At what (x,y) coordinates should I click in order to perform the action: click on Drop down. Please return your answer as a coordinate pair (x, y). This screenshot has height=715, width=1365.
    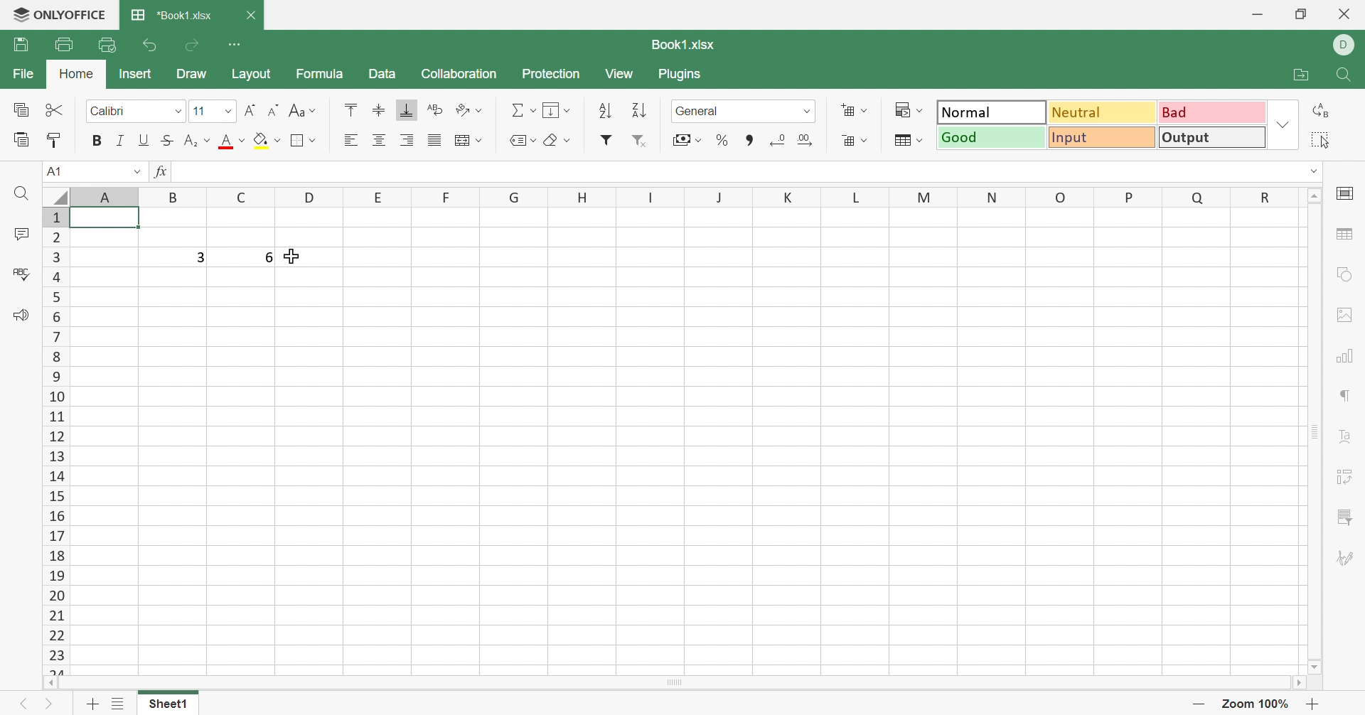
    Looking at the image, I should click on (139, 172).